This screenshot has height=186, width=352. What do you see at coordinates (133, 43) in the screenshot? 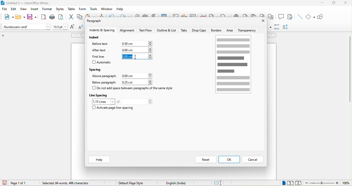
I see `0.00 cm` at bounding box center [133, 43].